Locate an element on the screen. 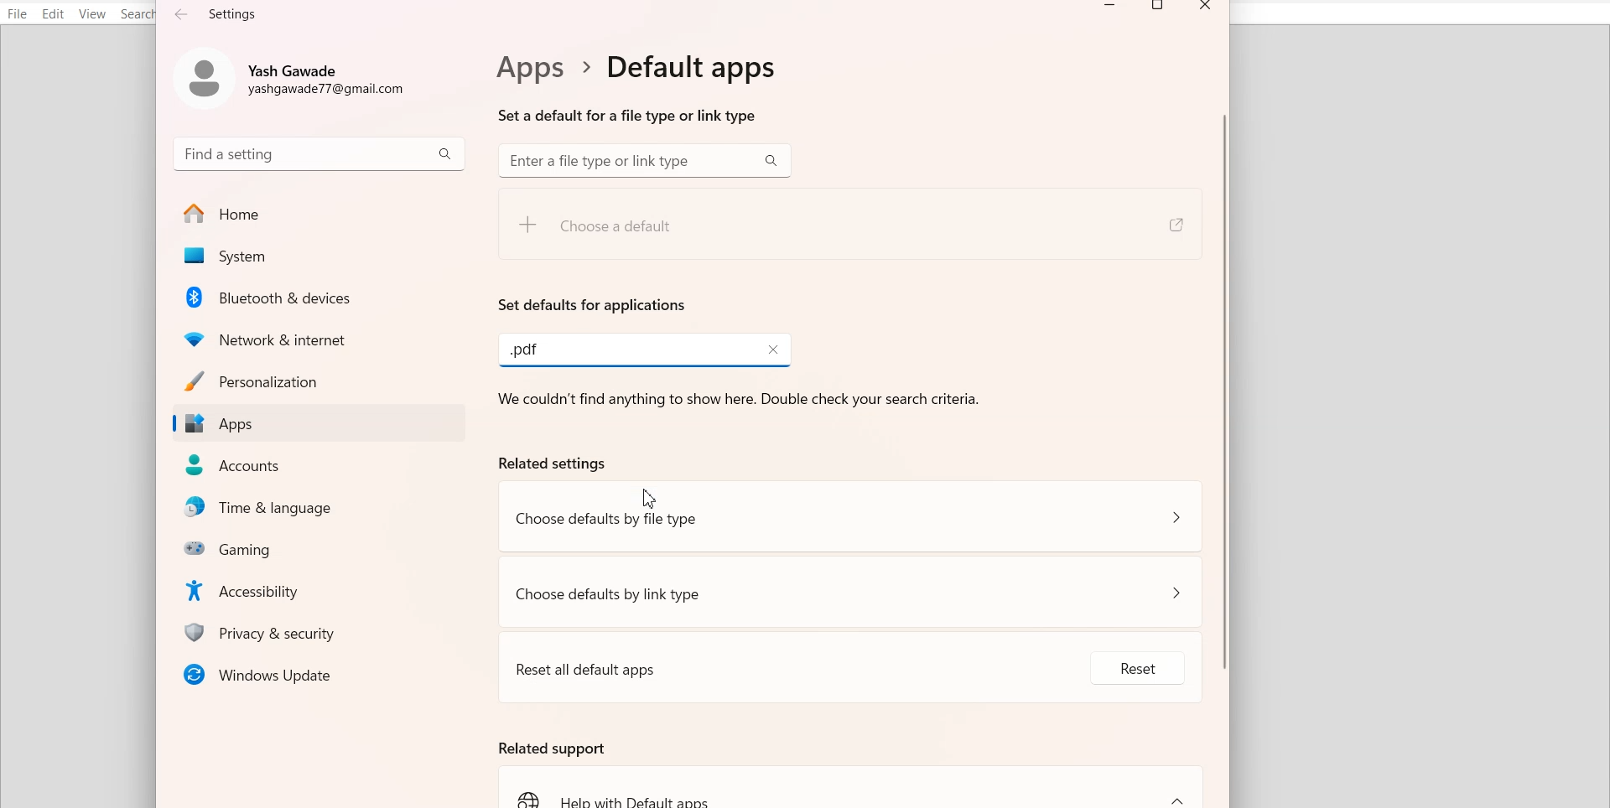 Image resolution: width=1610 pixels, height=808 pixels. Apps is located at coordinates (318, 424).